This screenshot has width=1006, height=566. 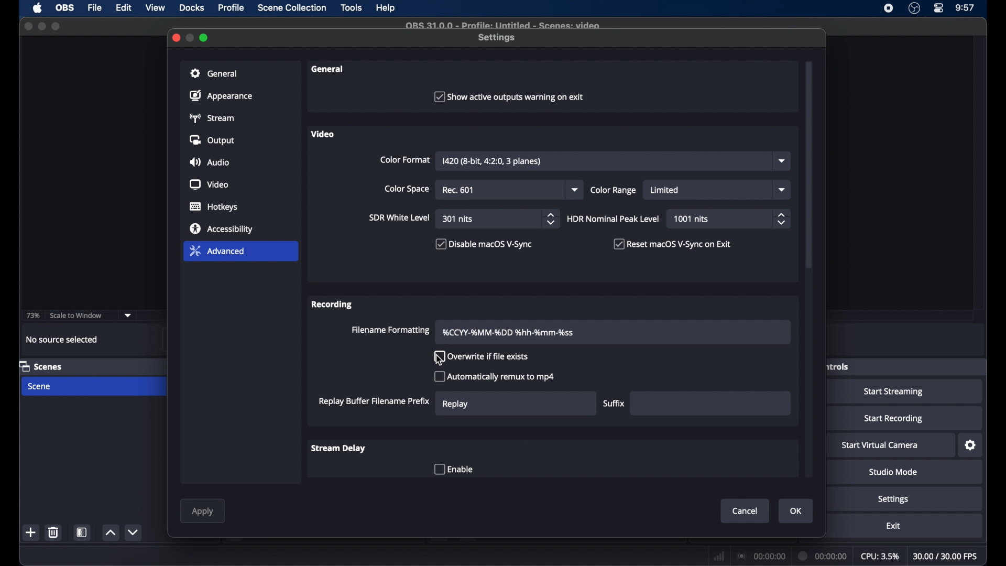 I want to click on duration, so click(x=824, y=557).